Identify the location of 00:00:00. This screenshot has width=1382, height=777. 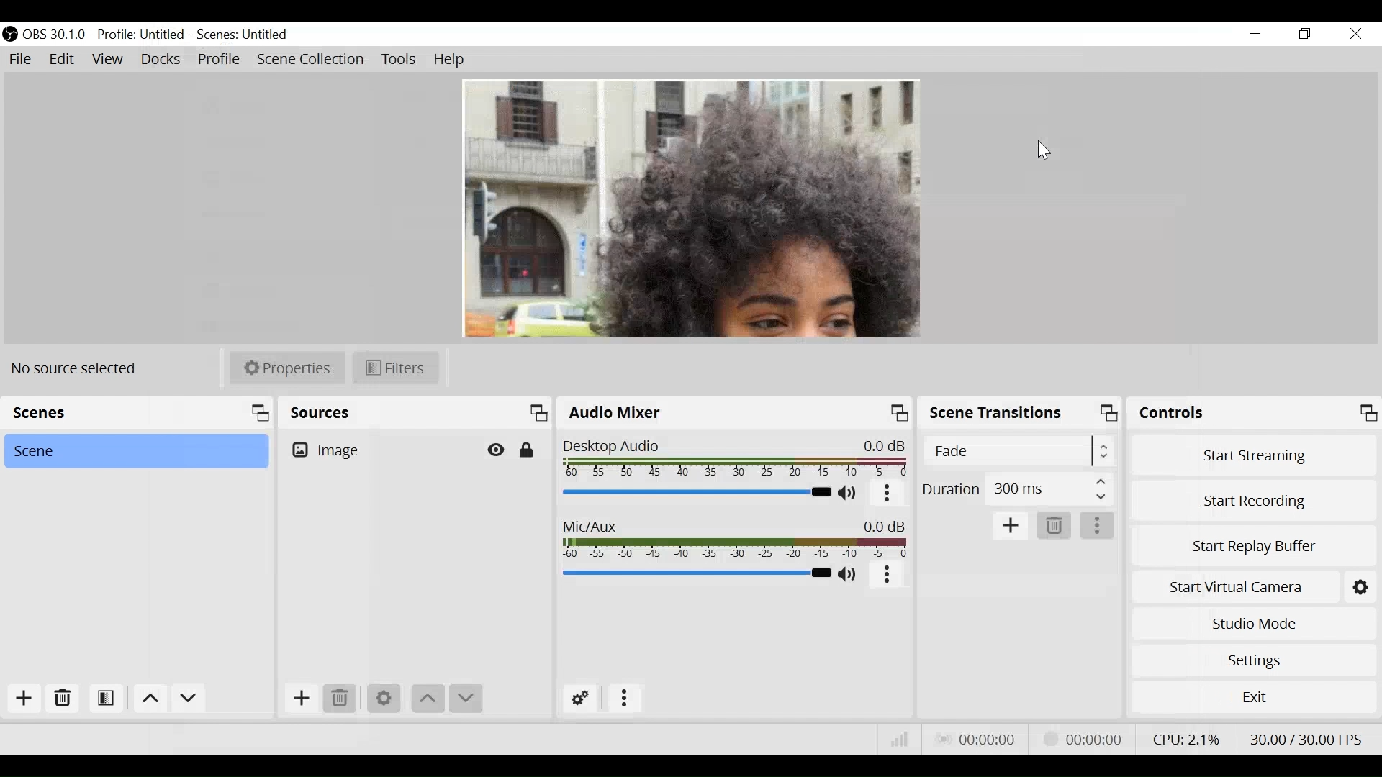
(1081, 740).